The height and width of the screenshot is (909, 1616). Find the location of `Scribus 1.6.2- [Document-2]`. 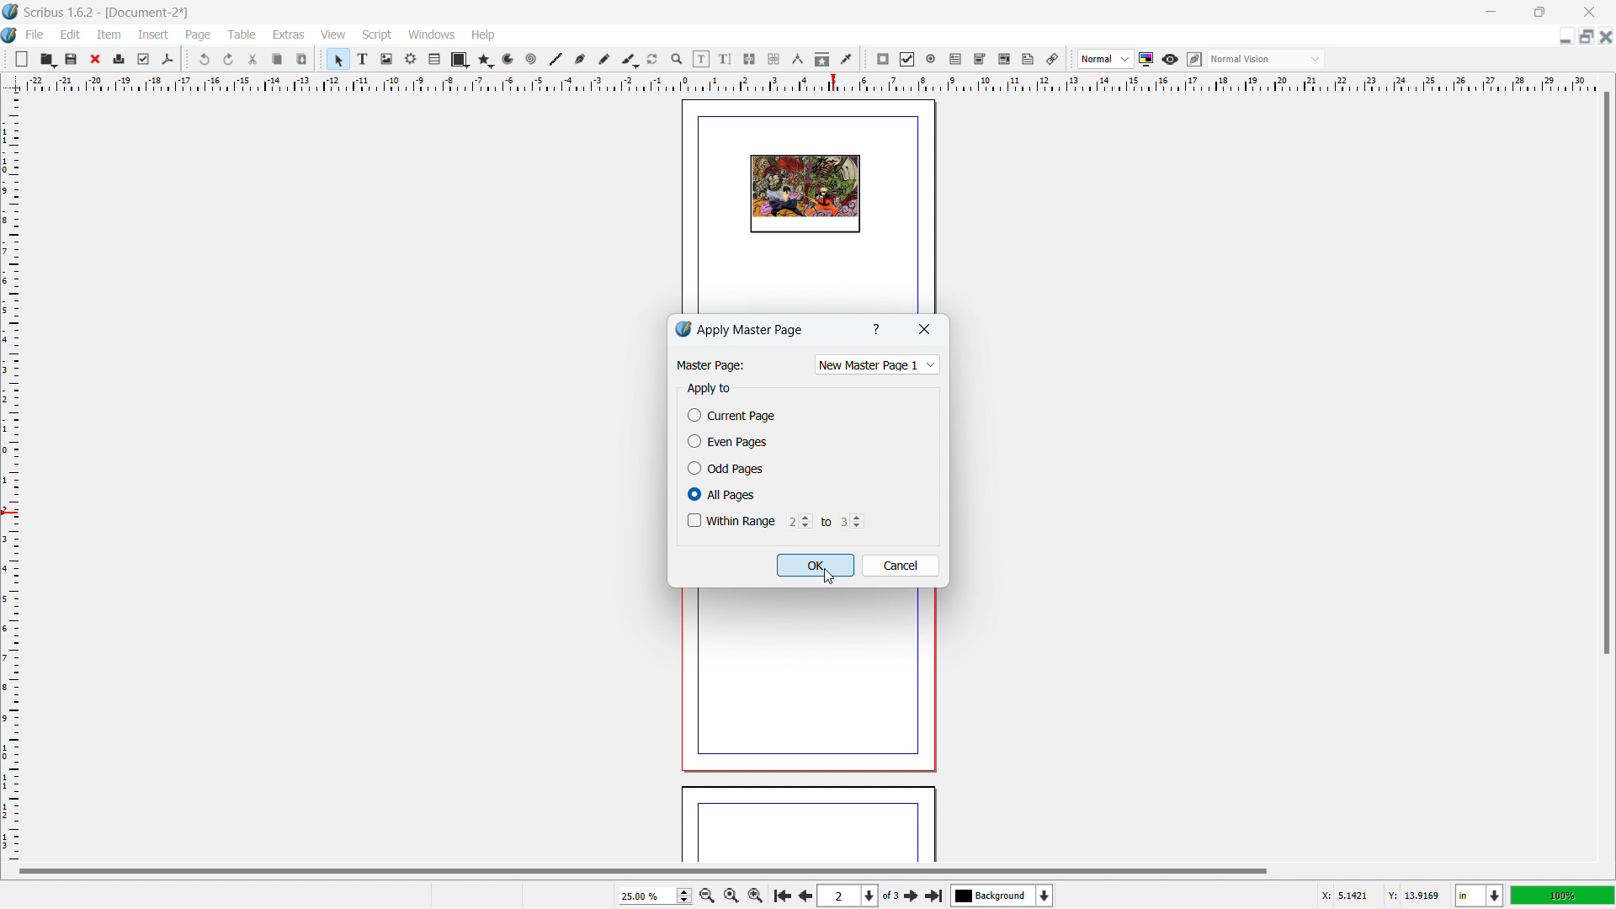

Scribus 1.6.2- [Document-2] is located at coordinates (109, 12).